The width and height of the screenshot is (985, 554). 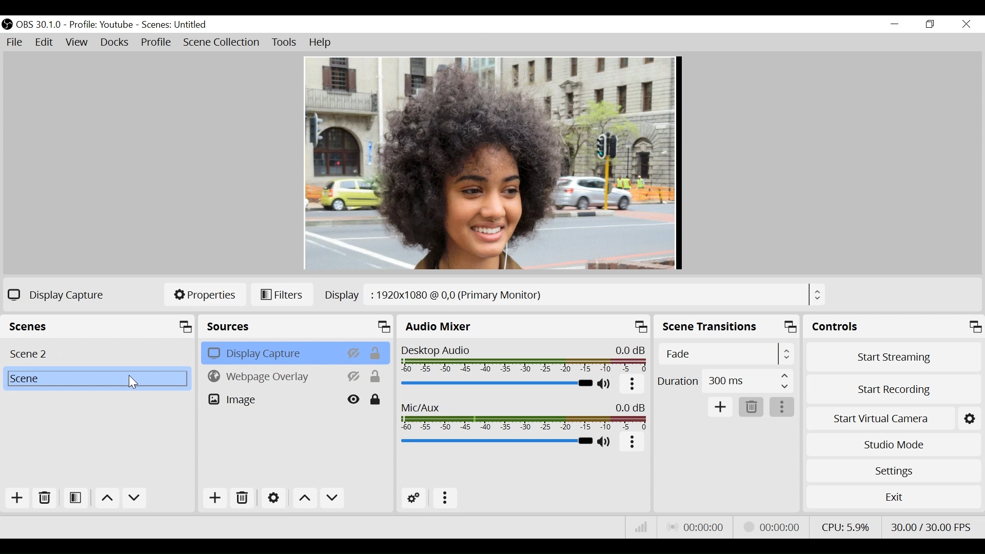 I want to click on (un)lock, so click(x=376, y=399).